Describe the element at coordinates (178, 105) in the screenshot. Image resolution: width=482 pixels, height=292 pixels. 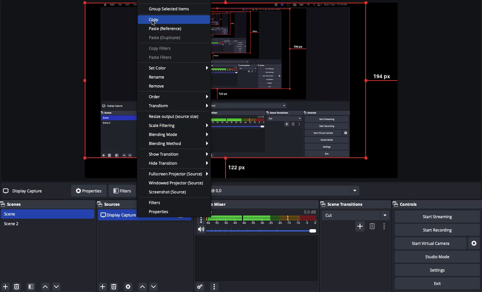
I see `Transform` at that location.